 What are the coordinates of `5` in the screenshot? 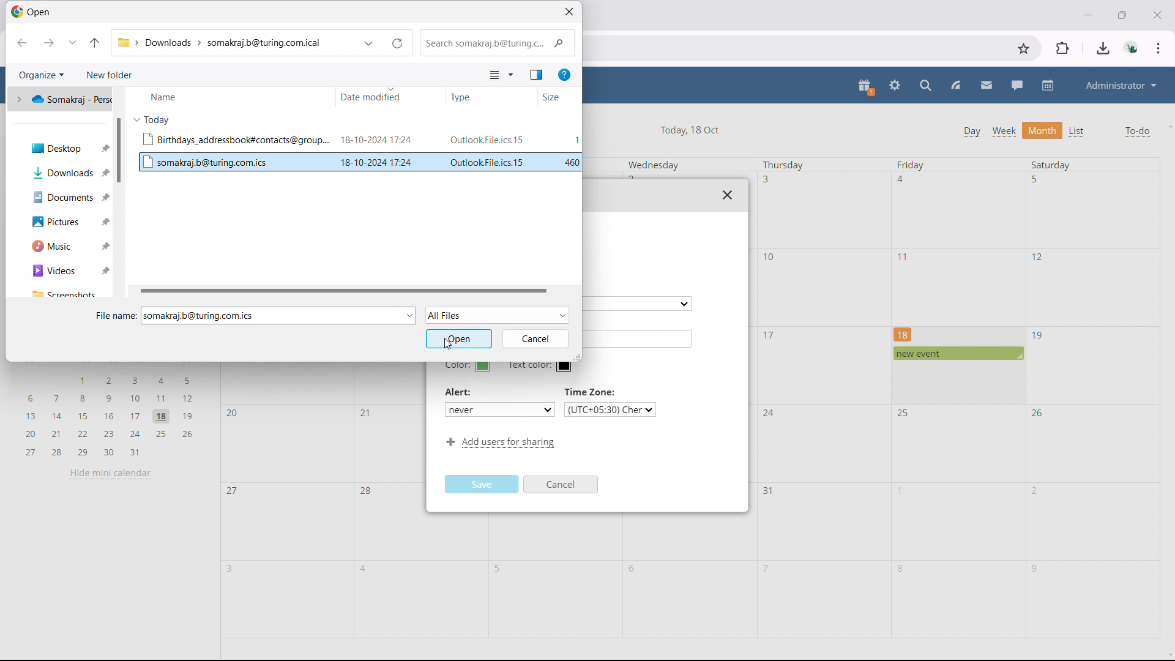 It's located at (501, 569).